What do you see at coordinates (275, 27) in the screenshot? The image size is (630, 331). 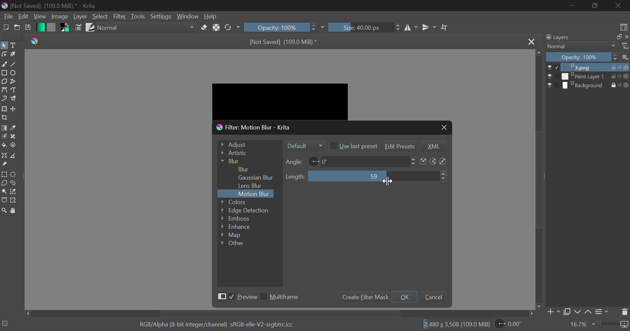 I see `Opacity: 100%` at bounding box center [275, 27].